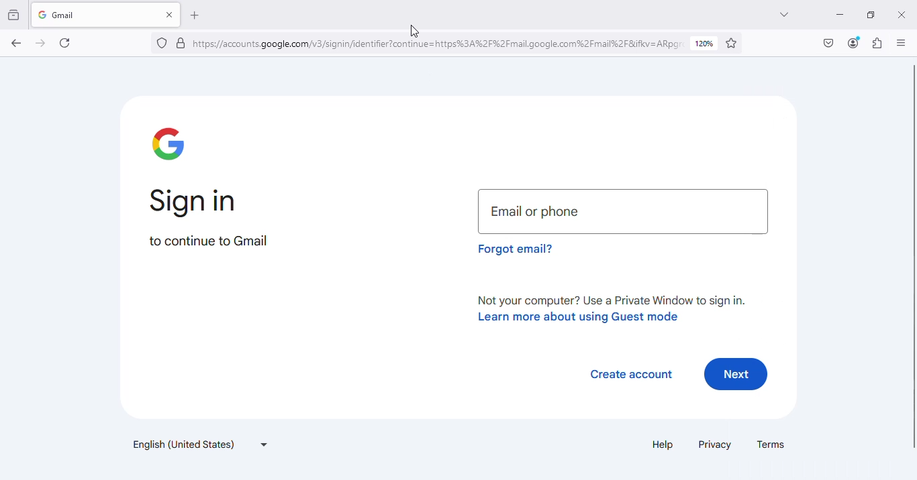 Image resolution: width=917 pixels, height=480 pixels. What do you see at coordinates (516, 249) in the screenshot?
I see `forgot email?` at bounding box center [516, 249].